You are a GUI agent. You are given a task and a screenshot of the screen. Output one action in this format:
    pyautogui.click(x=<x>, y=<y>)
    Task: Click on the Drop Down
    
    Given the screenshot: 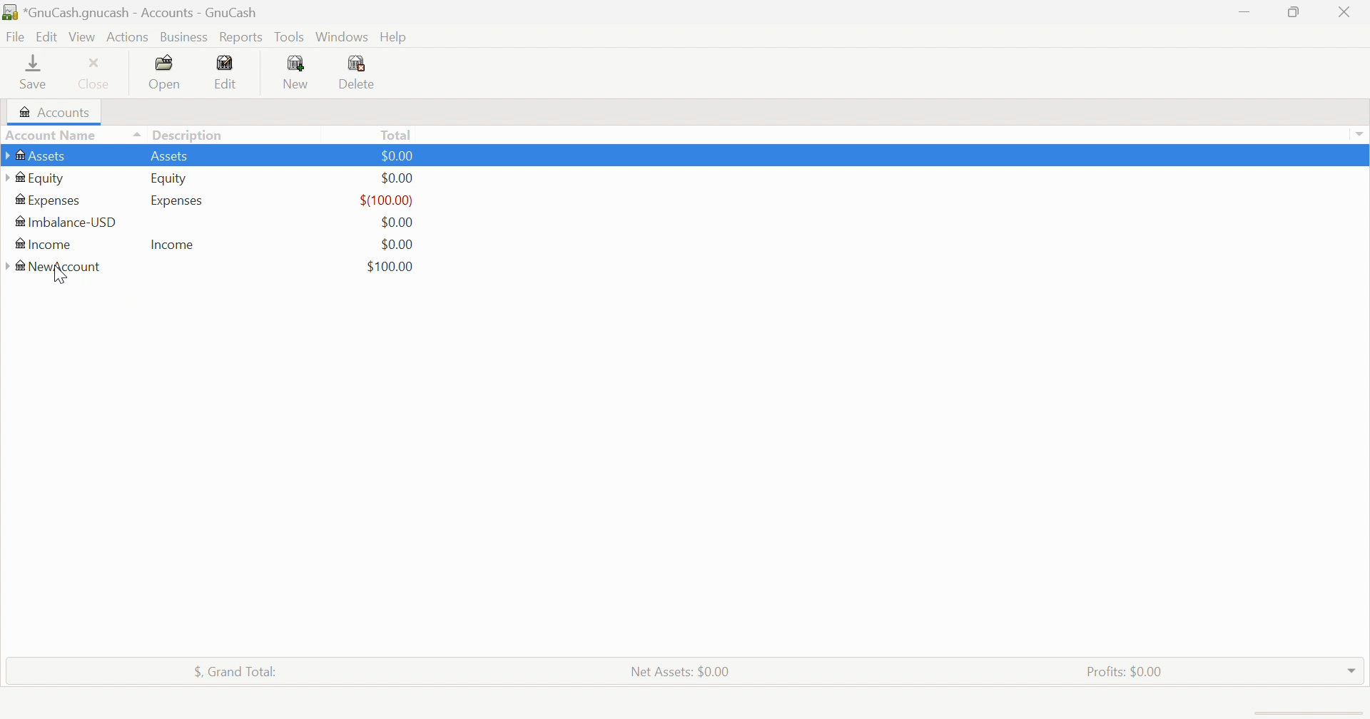 What is the action you would take?
    pyautogui.click(x=1359, y=133)
    